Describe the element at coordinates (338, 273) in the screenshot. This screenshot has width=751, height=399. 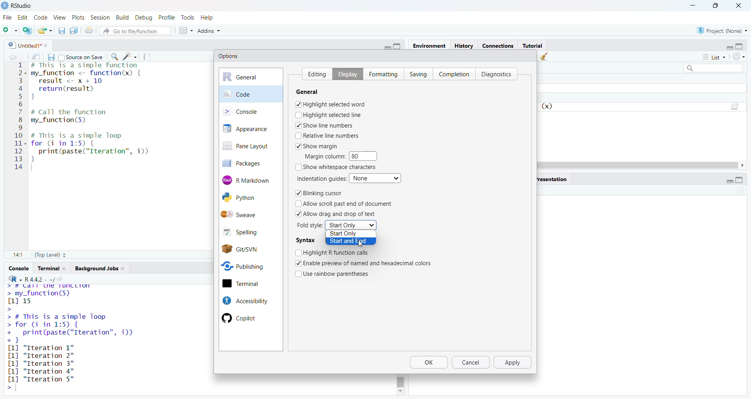
I see `use rainbow parenthesis` at that location.